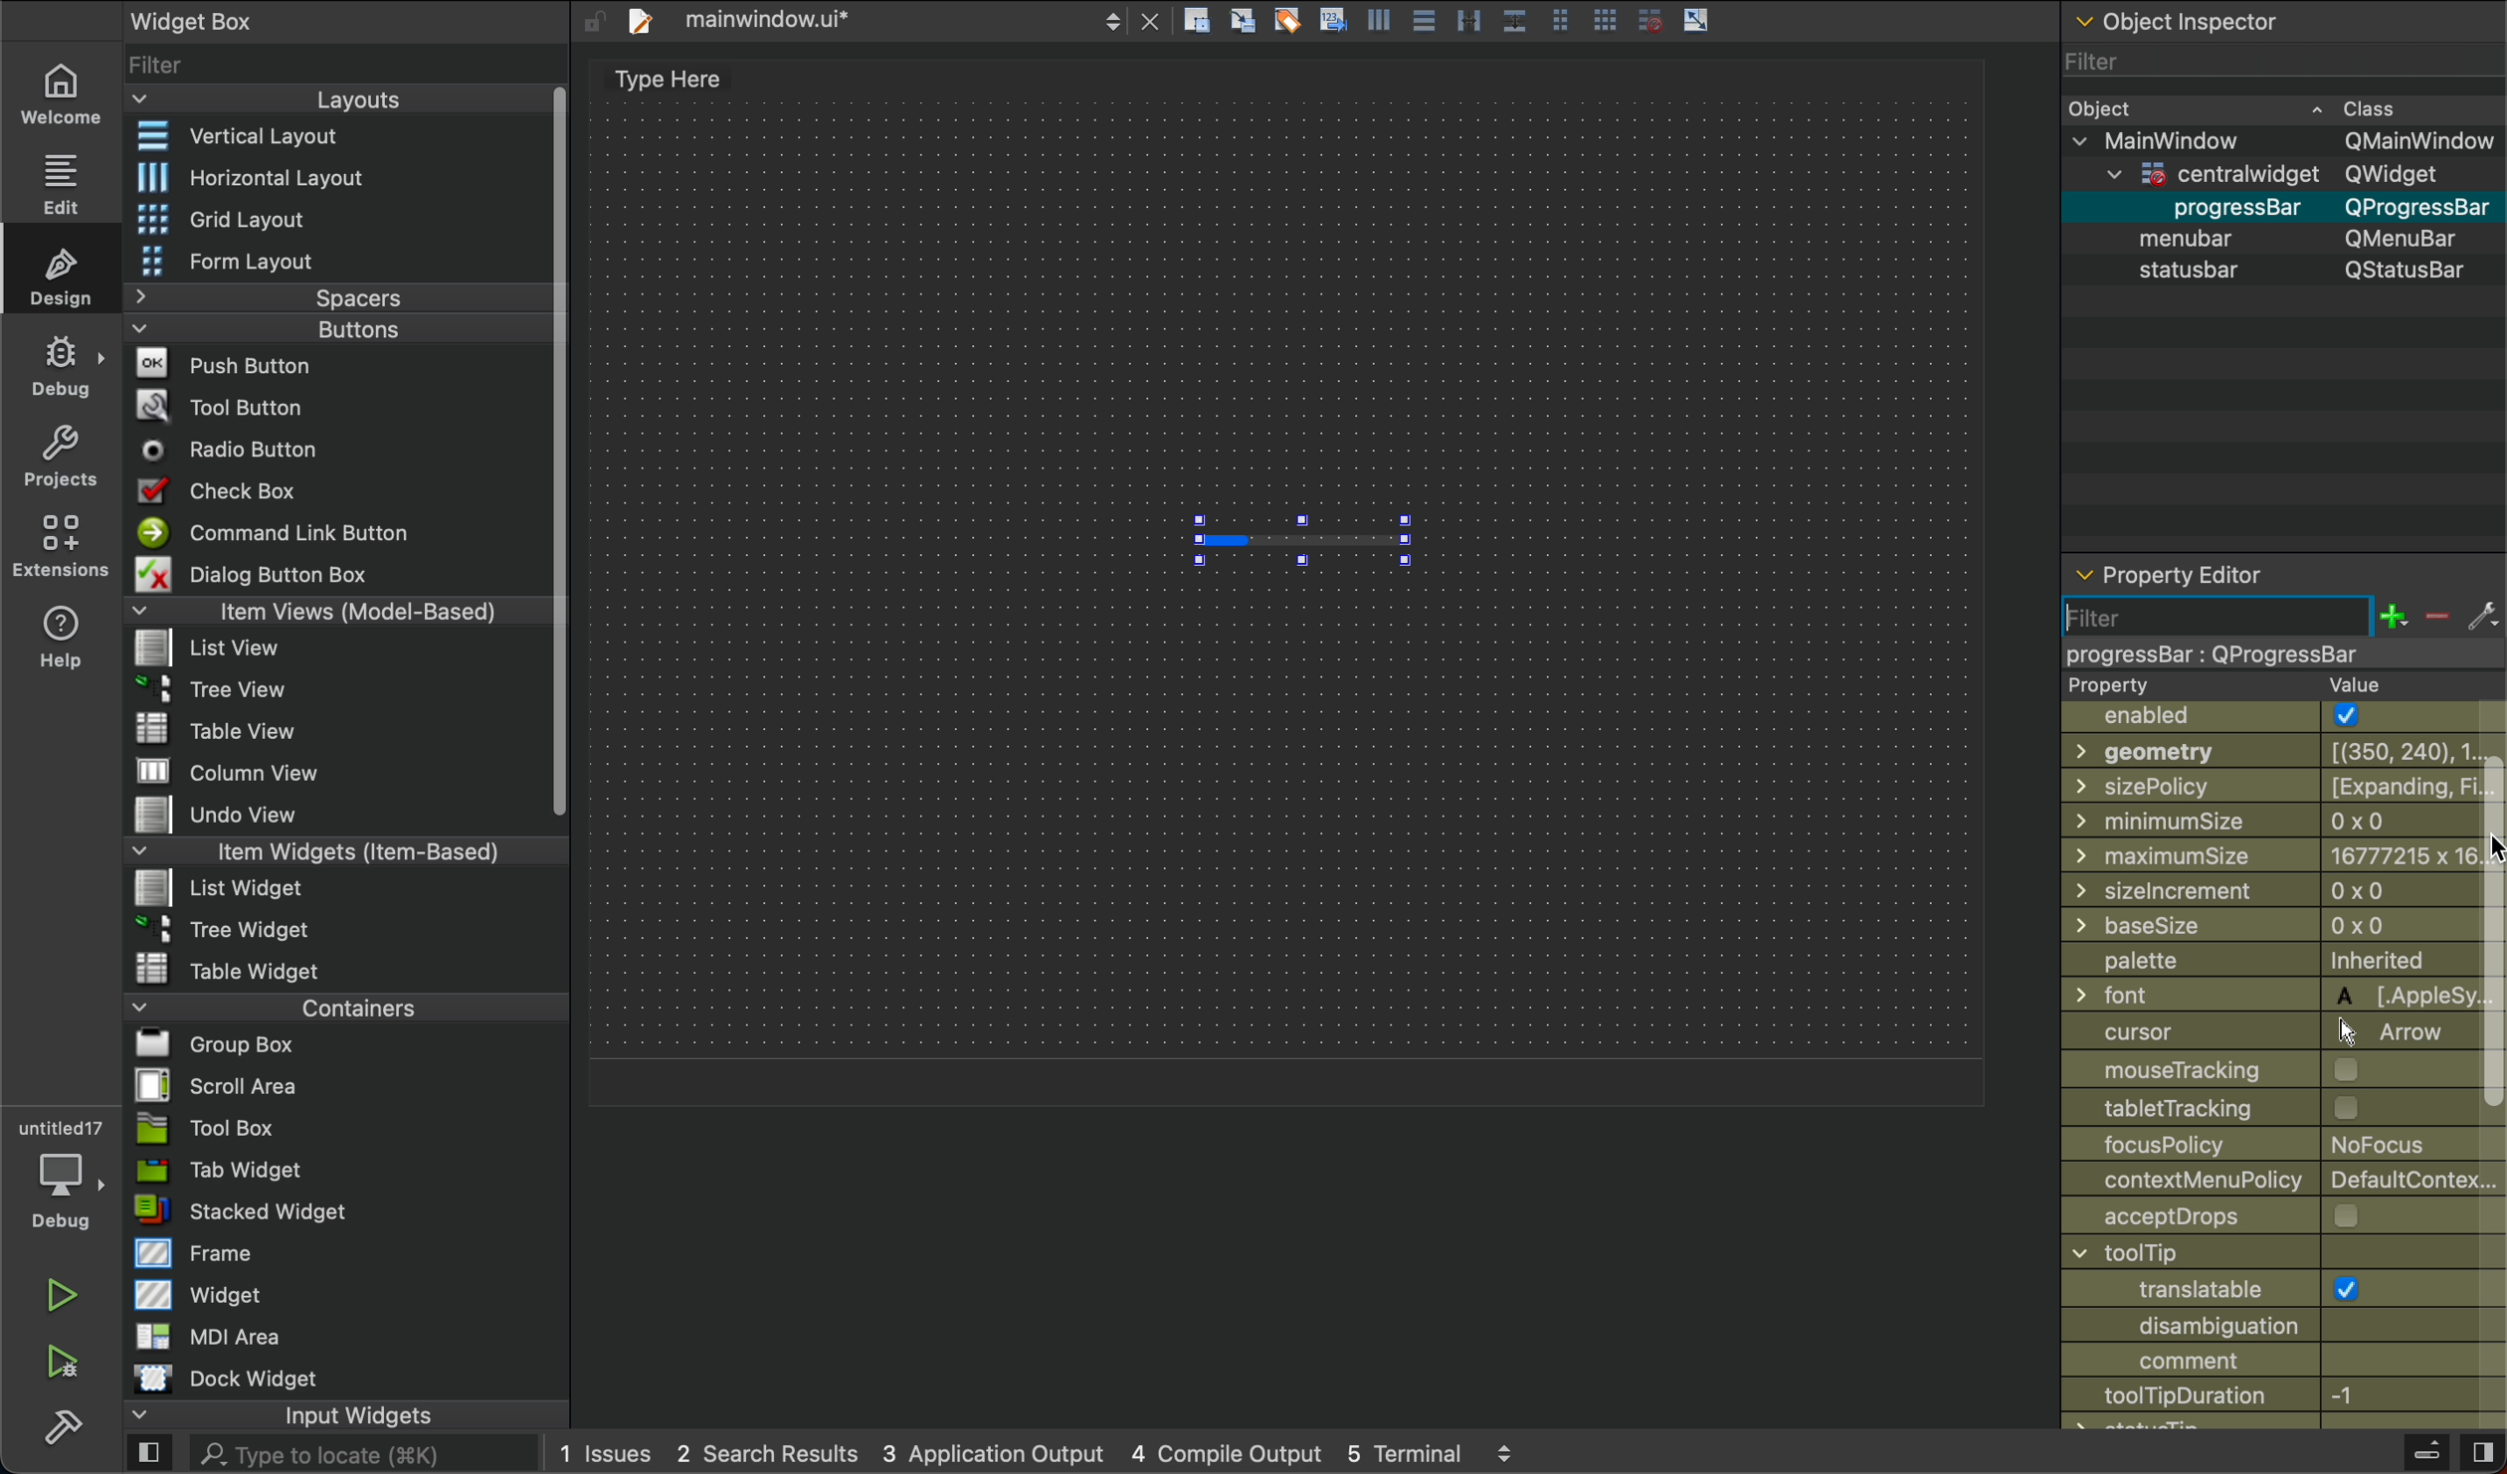 This screenshot has height=1474, width=2507. I want to click on File, so click(241, 816).